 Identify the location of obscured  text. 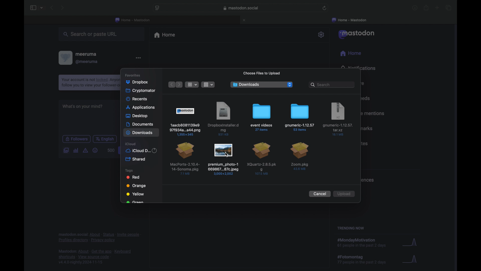
(135, 202).